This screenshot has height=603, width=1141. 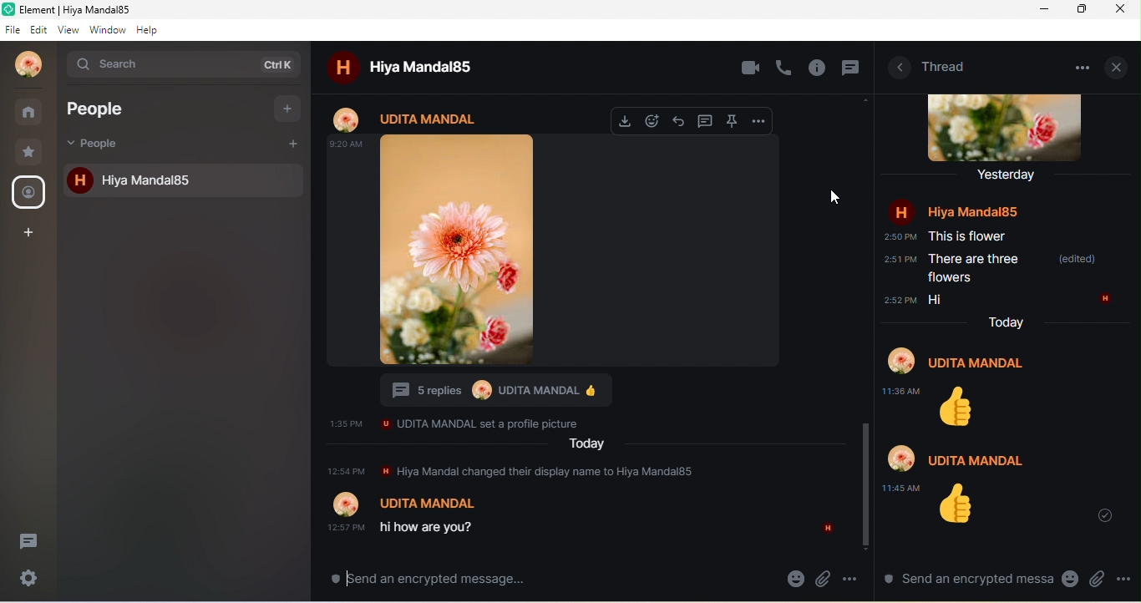 I want to click on help, so click(x=153, y=30).